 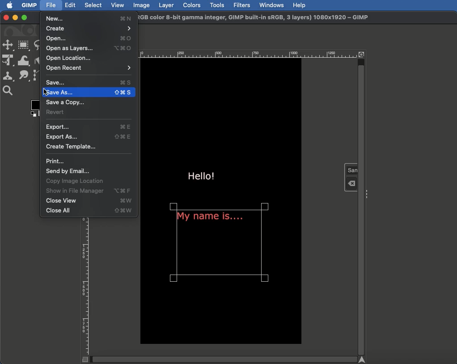 I want to click on Save as, so click(x=88, y=93).